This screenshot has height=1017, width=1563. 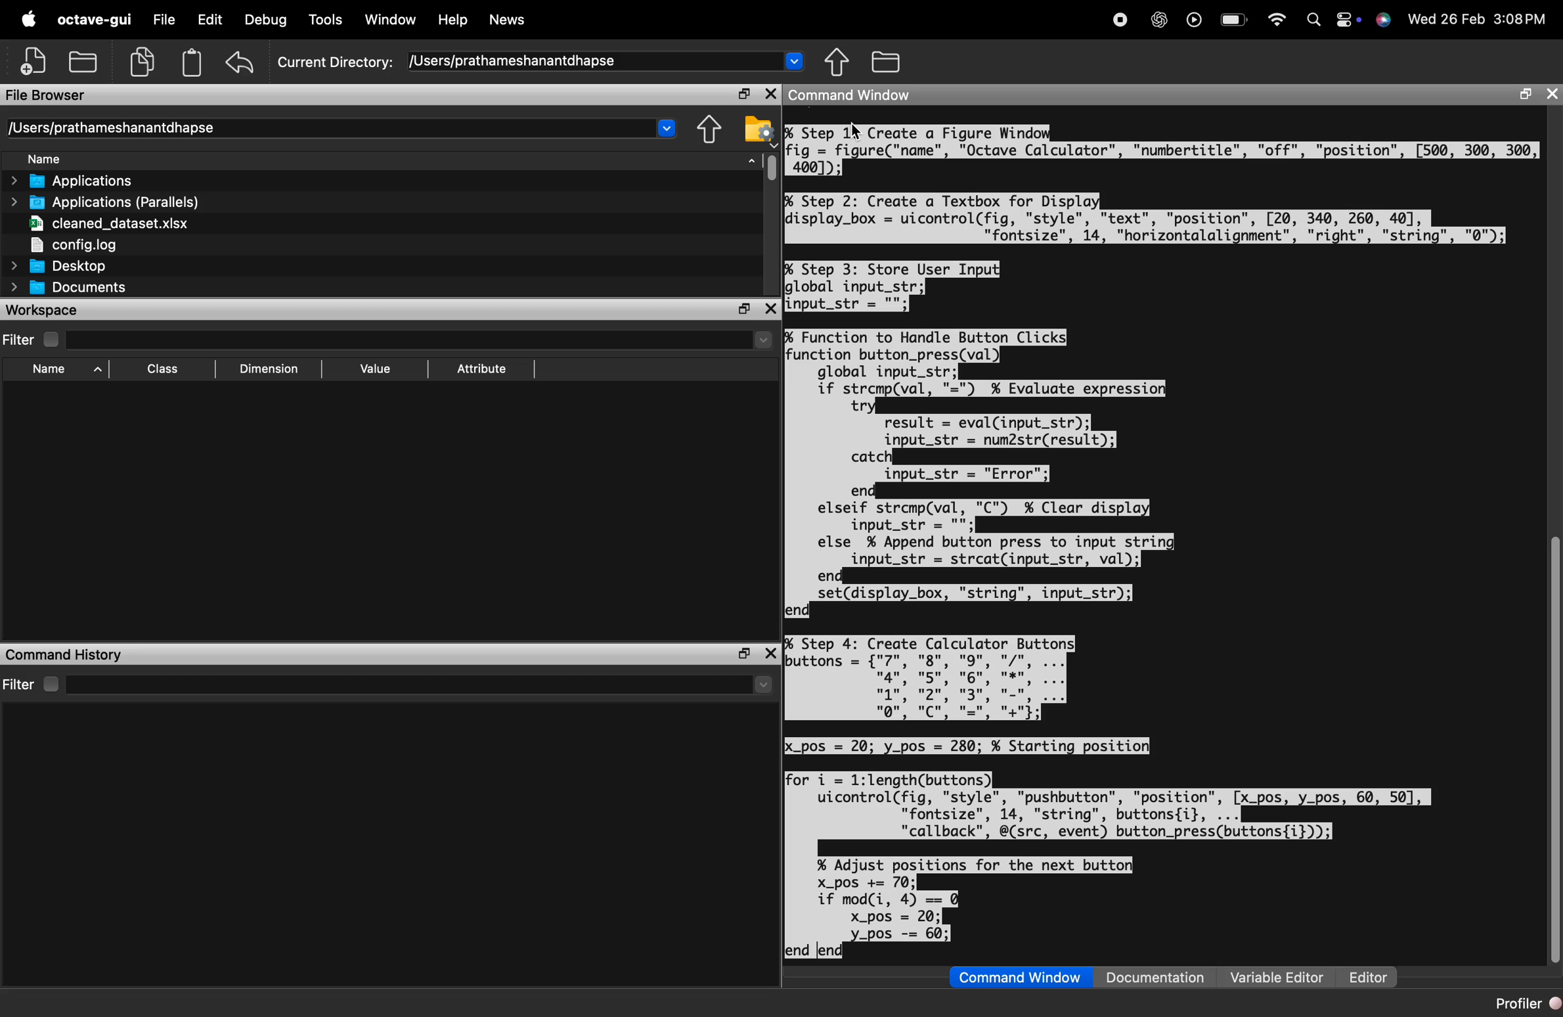 What do you see at coordinates (1018, 978) in the screenshot?
I see `Command Window` at bounding box center [1018, 978].